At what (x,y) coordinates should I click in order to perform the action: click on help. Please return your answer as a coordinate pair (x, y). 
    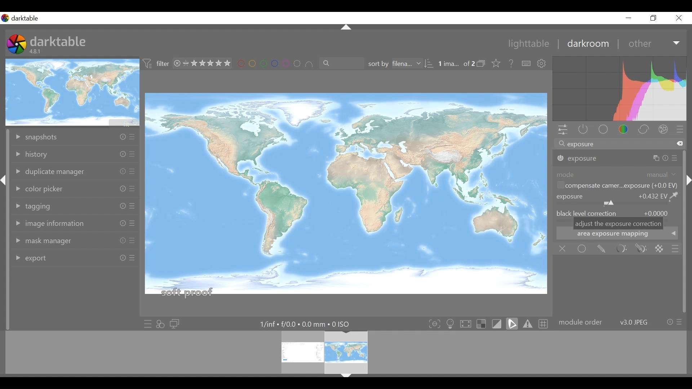
    Looking at the image, I should click on (512, 64).